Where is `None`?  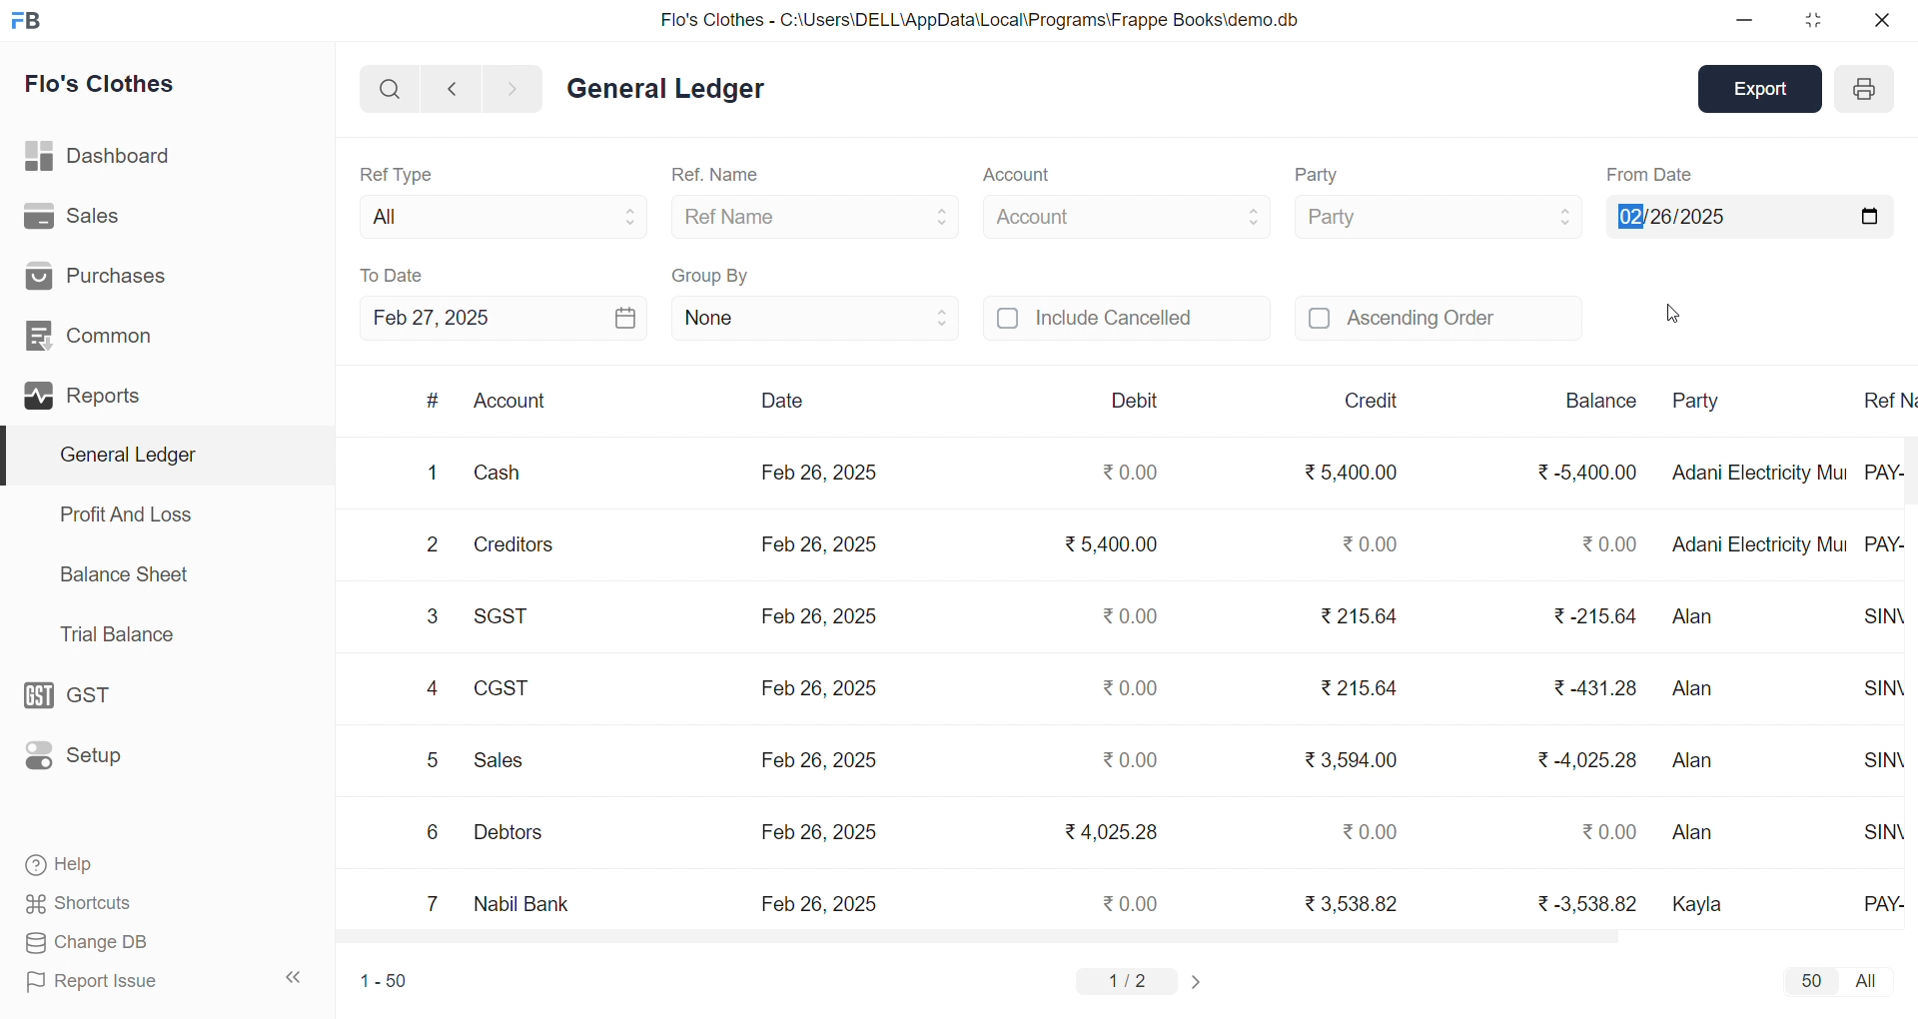 None is located at coordinates (815, 317).